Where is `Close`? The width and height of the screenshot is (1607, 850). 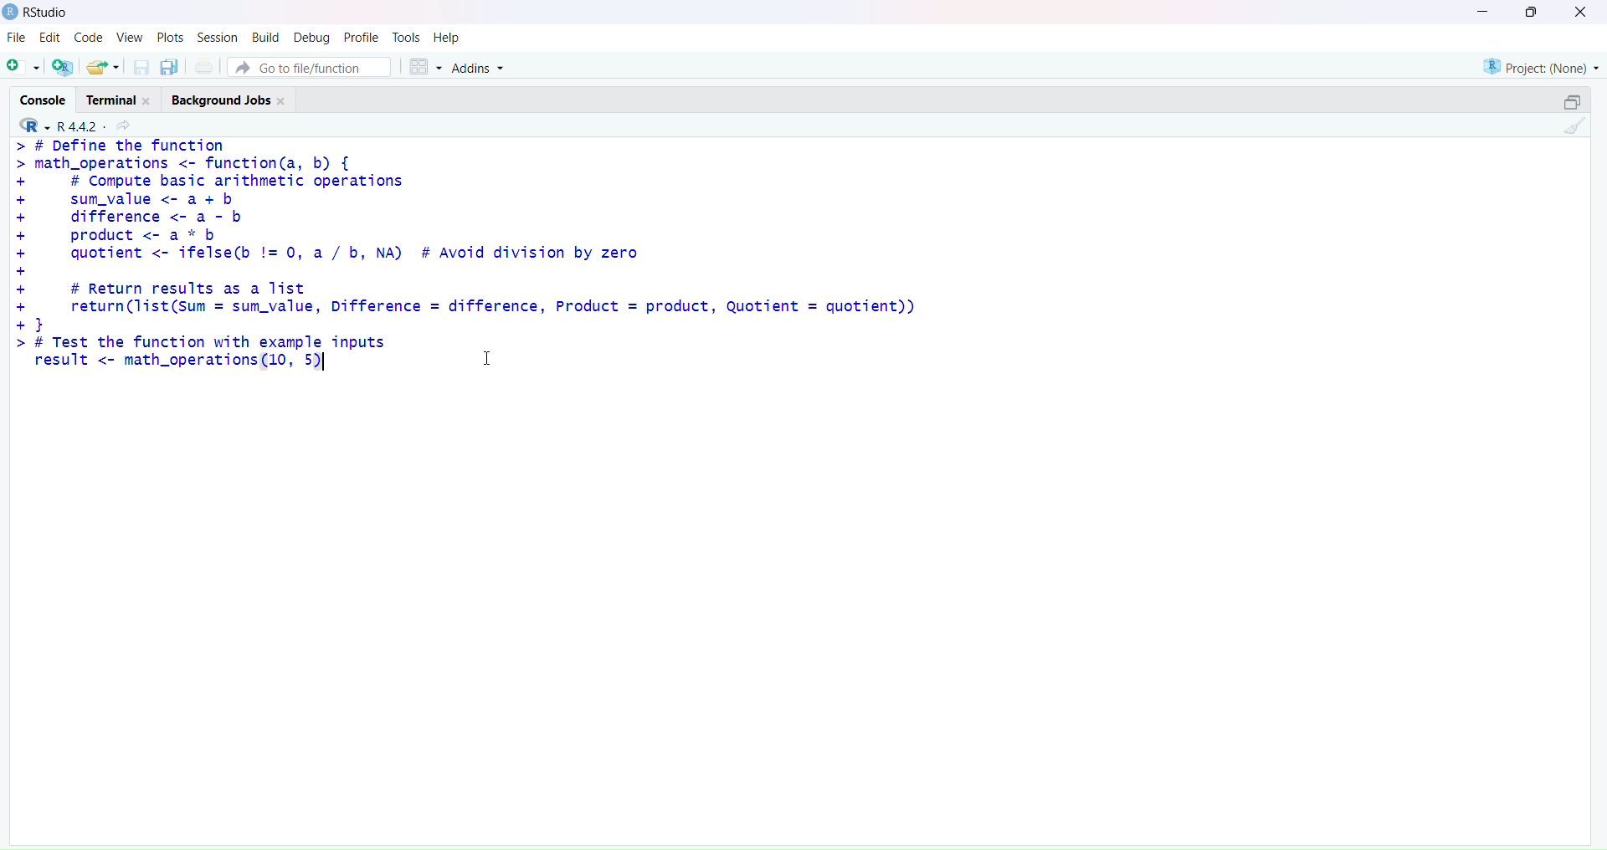
Close is located at coordinates (1578, 13).